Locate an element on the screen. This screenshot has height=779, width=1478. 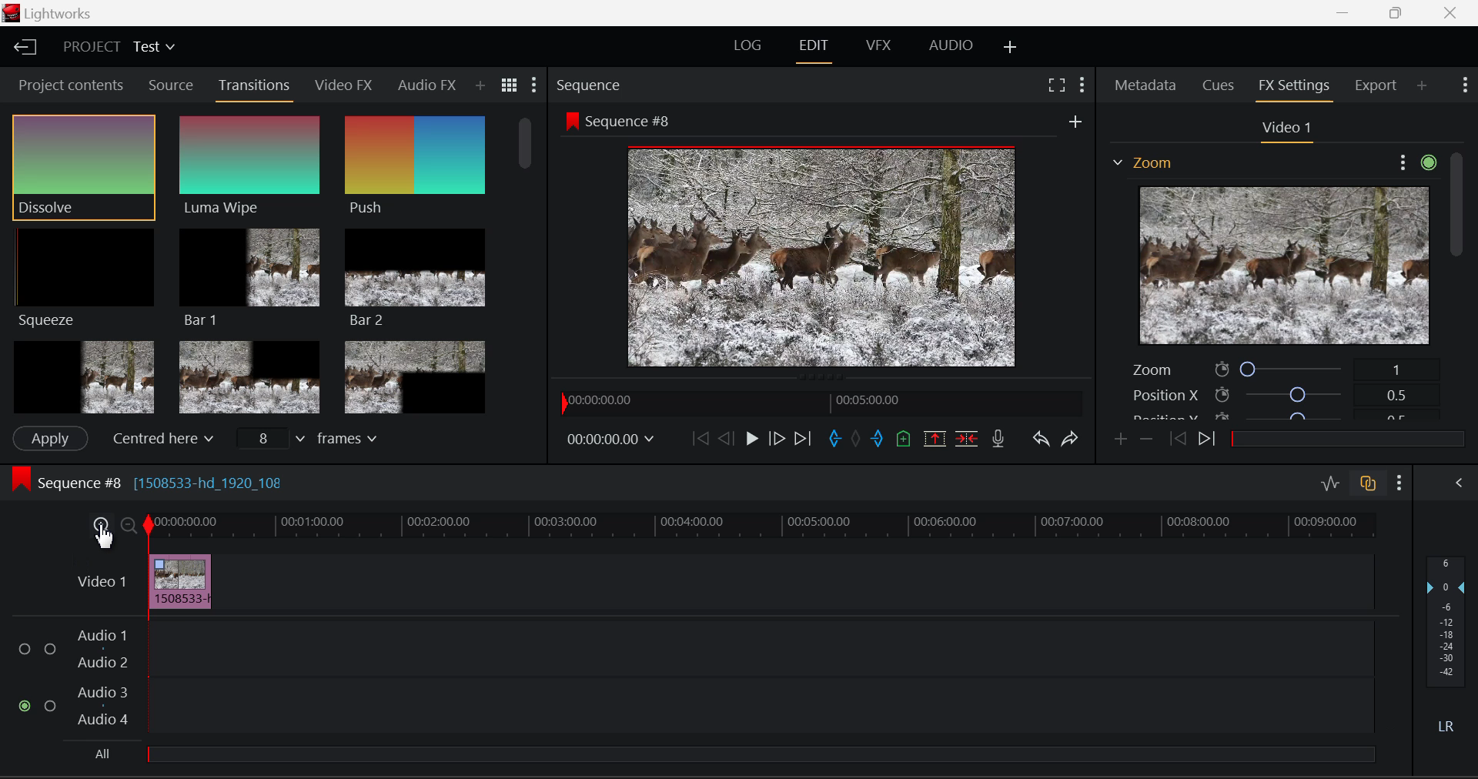
Remove all marks is located at coordinates (855, 440).